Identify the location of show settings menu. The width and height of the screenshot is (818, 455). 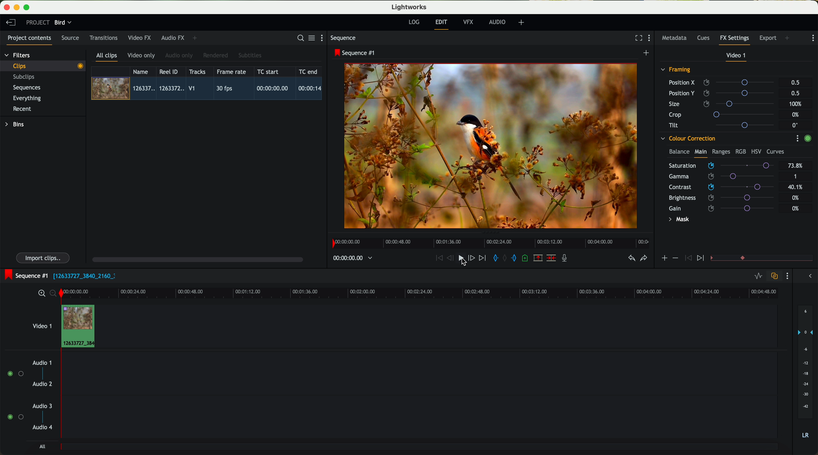
(812, 38).